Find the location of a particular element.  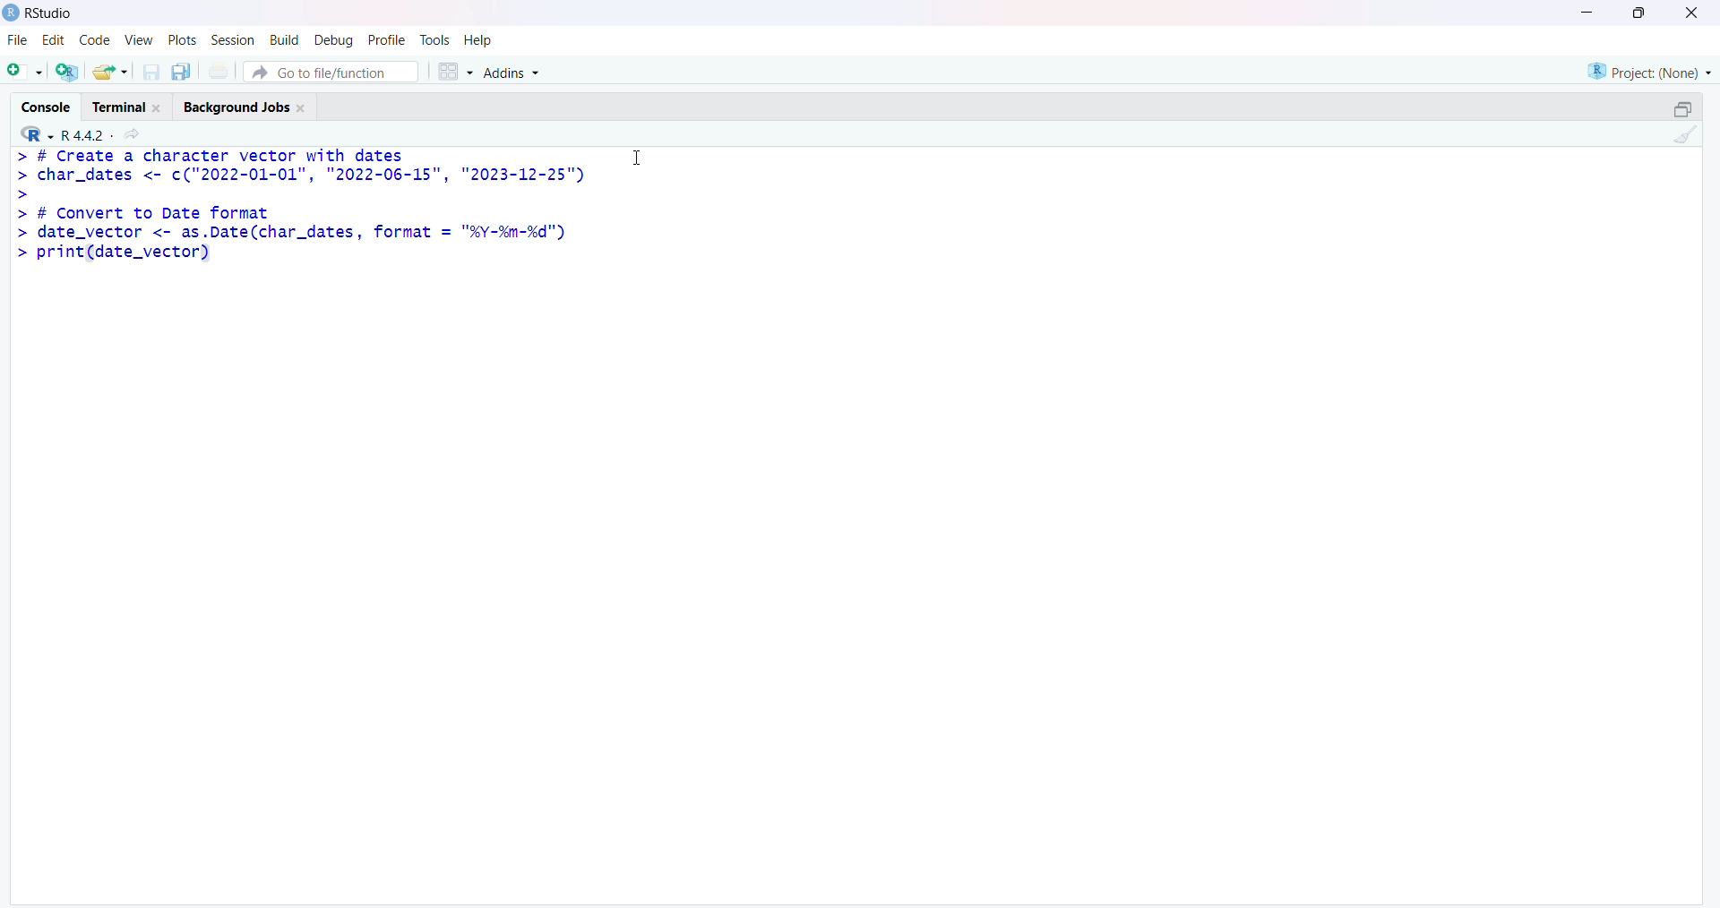

Print the current file is located at coordinates (225, 70).